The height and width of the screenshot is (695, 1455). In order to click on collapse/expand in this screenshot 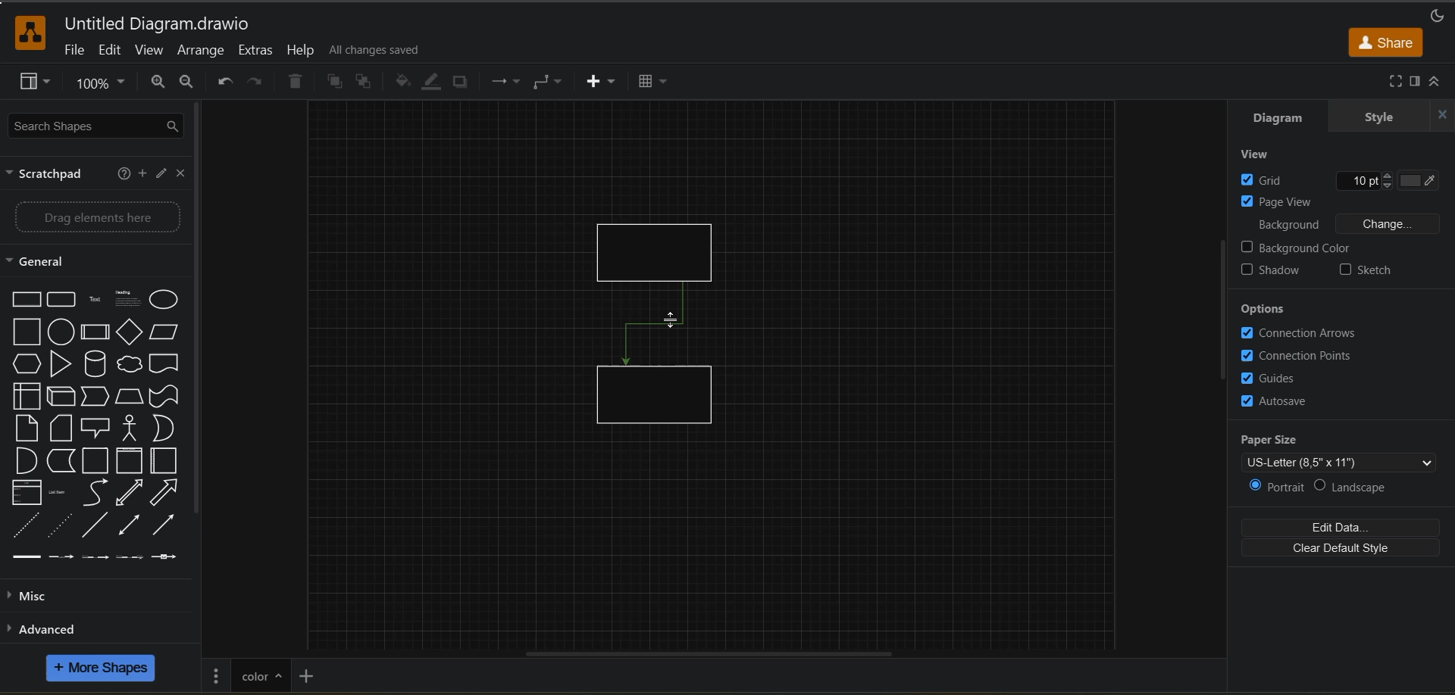, I will do `click(1440, 82)`.